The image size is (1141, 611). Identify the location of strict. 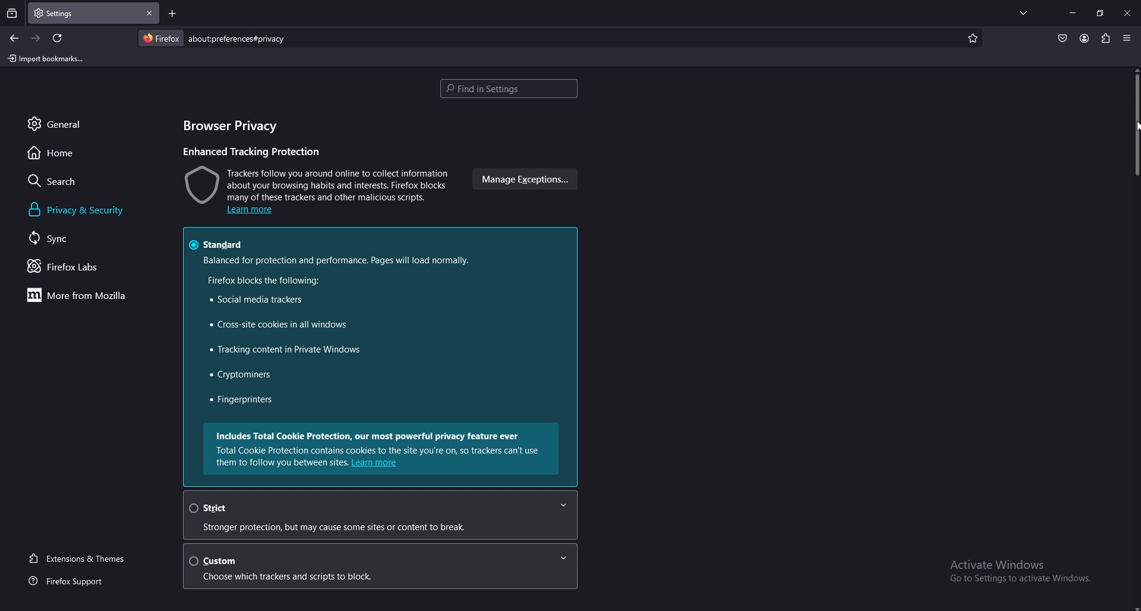
(380, 514).